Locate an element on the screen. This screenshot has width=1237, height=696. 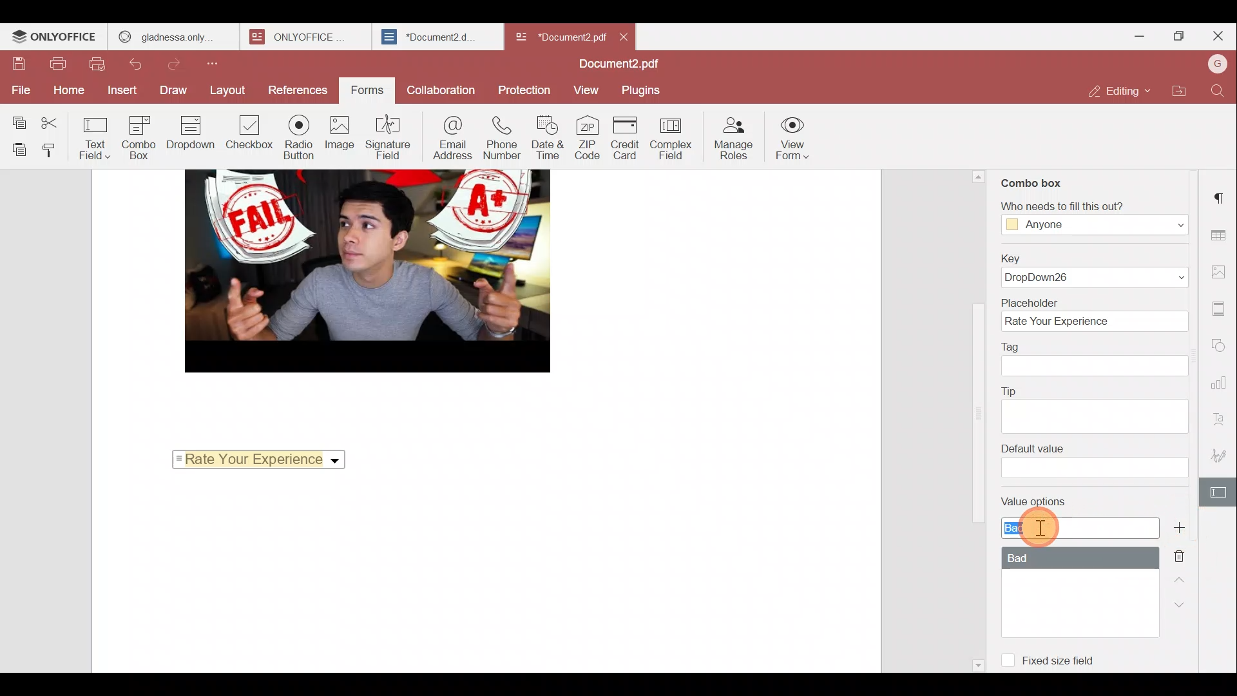
Cursor is located at coordinates (1042, 527).